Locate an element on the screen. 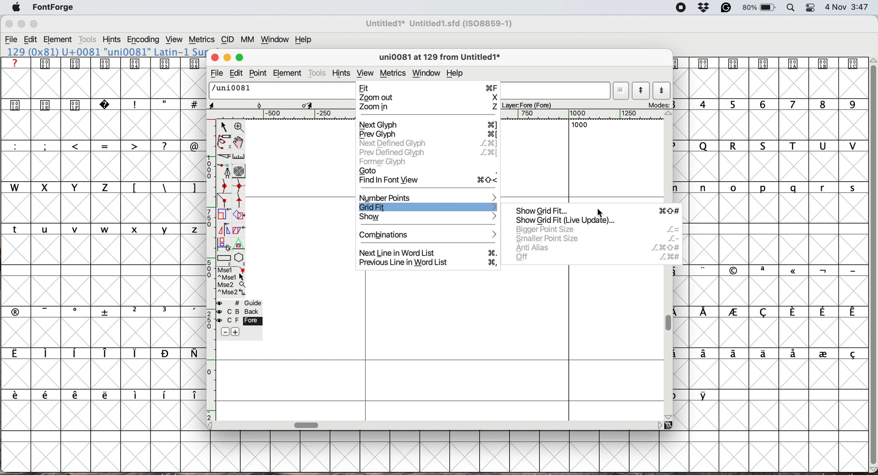 The height and width of the screenshot is (475, 878). # Guide is located at coordinates (240, 303).